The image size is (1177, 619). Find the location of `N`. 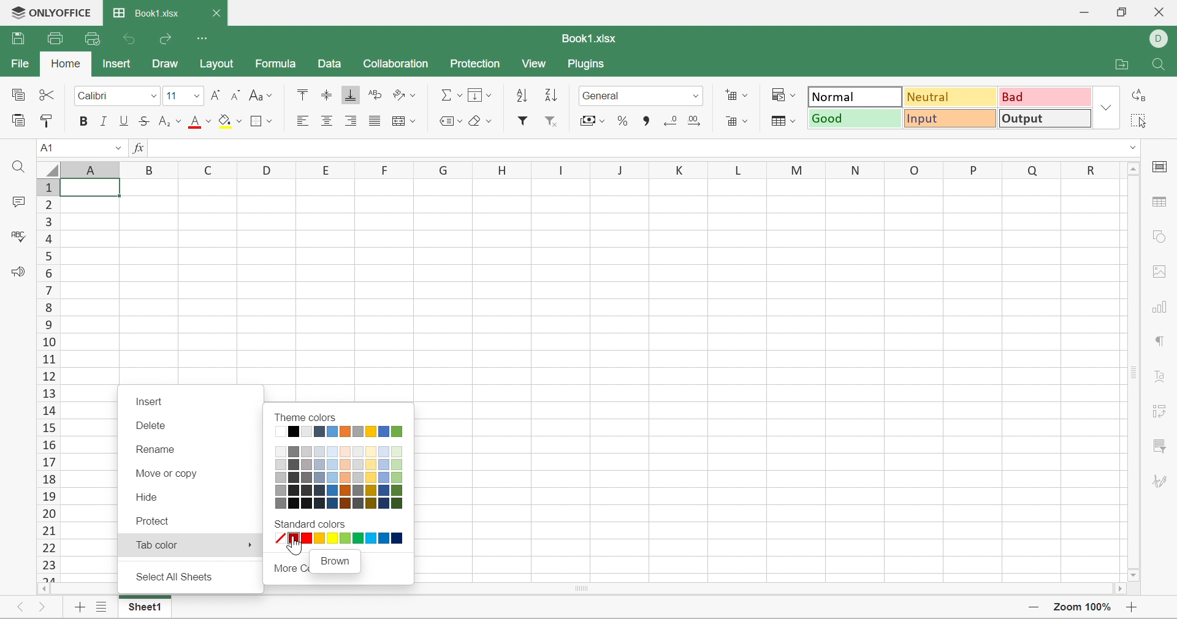

N is located at coordinates (857, 169).